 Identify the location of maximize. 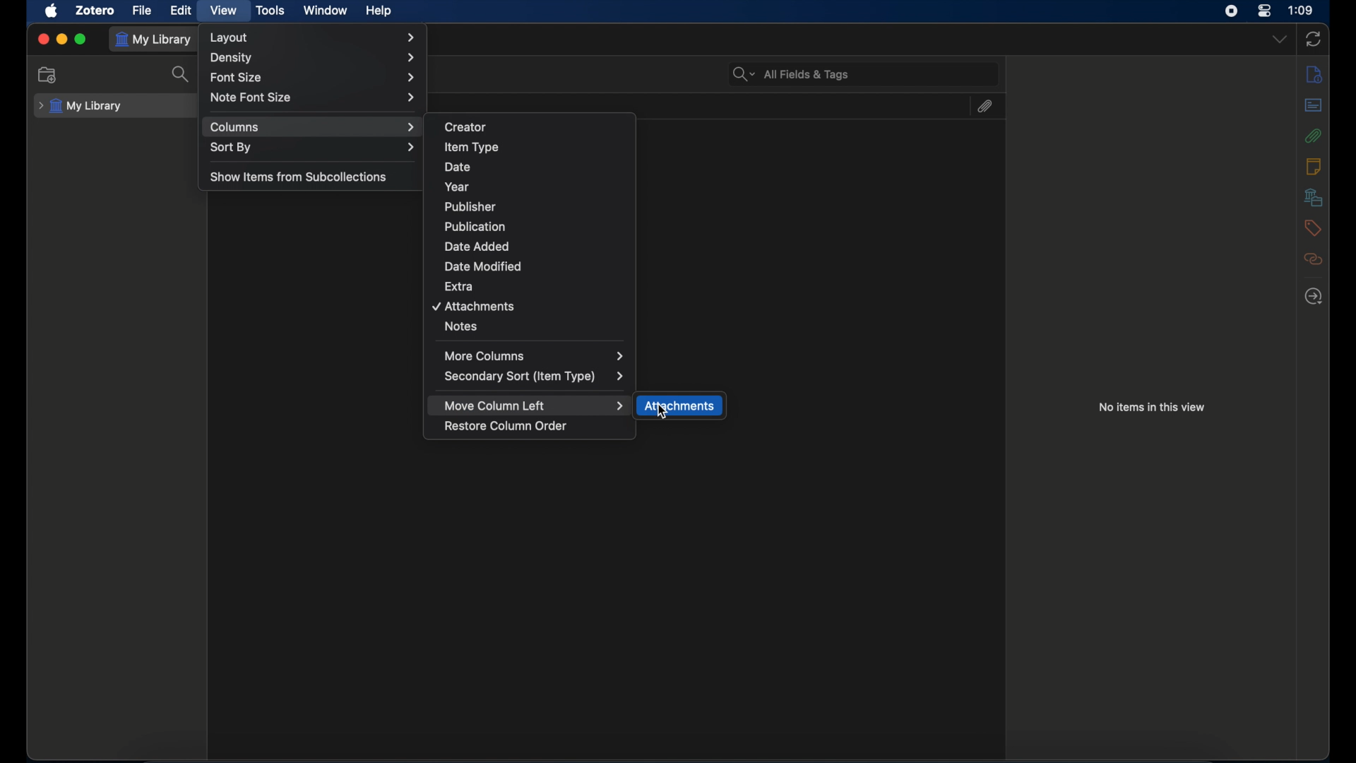
(81, 39).